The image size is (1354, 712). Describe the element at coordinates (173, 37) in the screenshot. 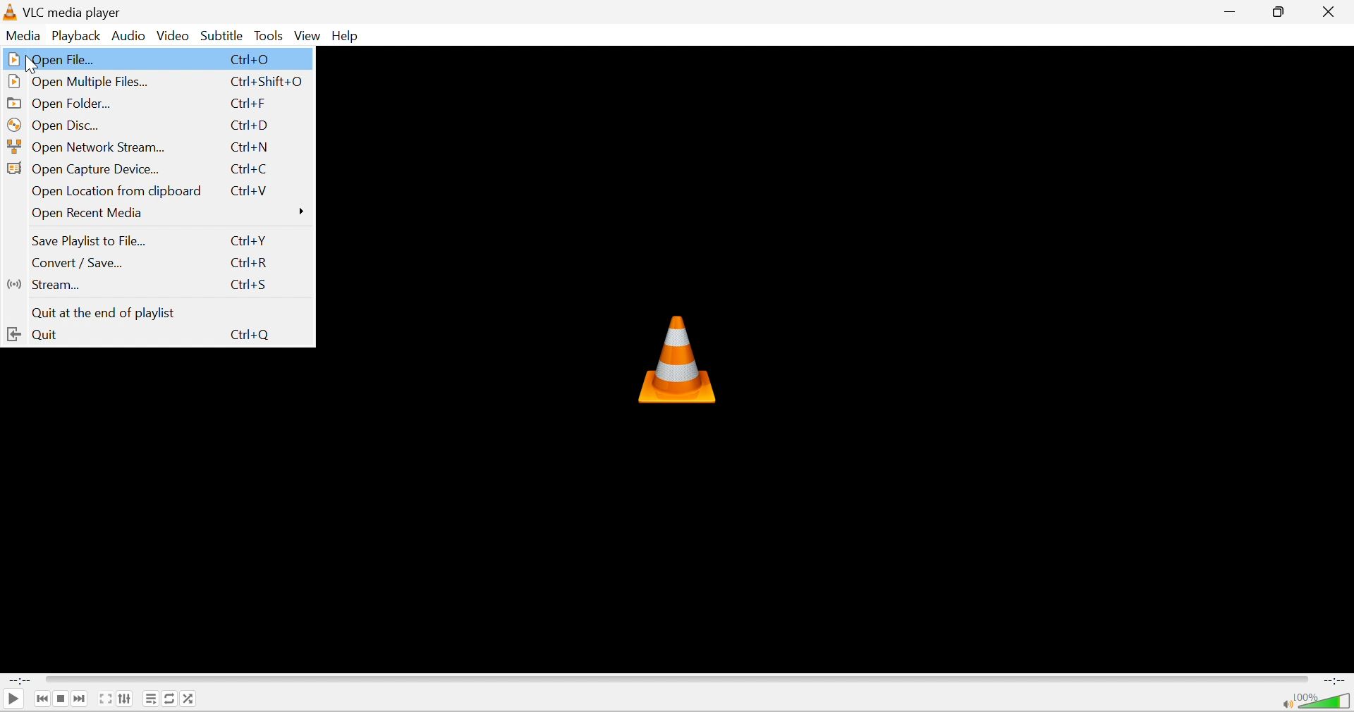

I see `Video` at that location.